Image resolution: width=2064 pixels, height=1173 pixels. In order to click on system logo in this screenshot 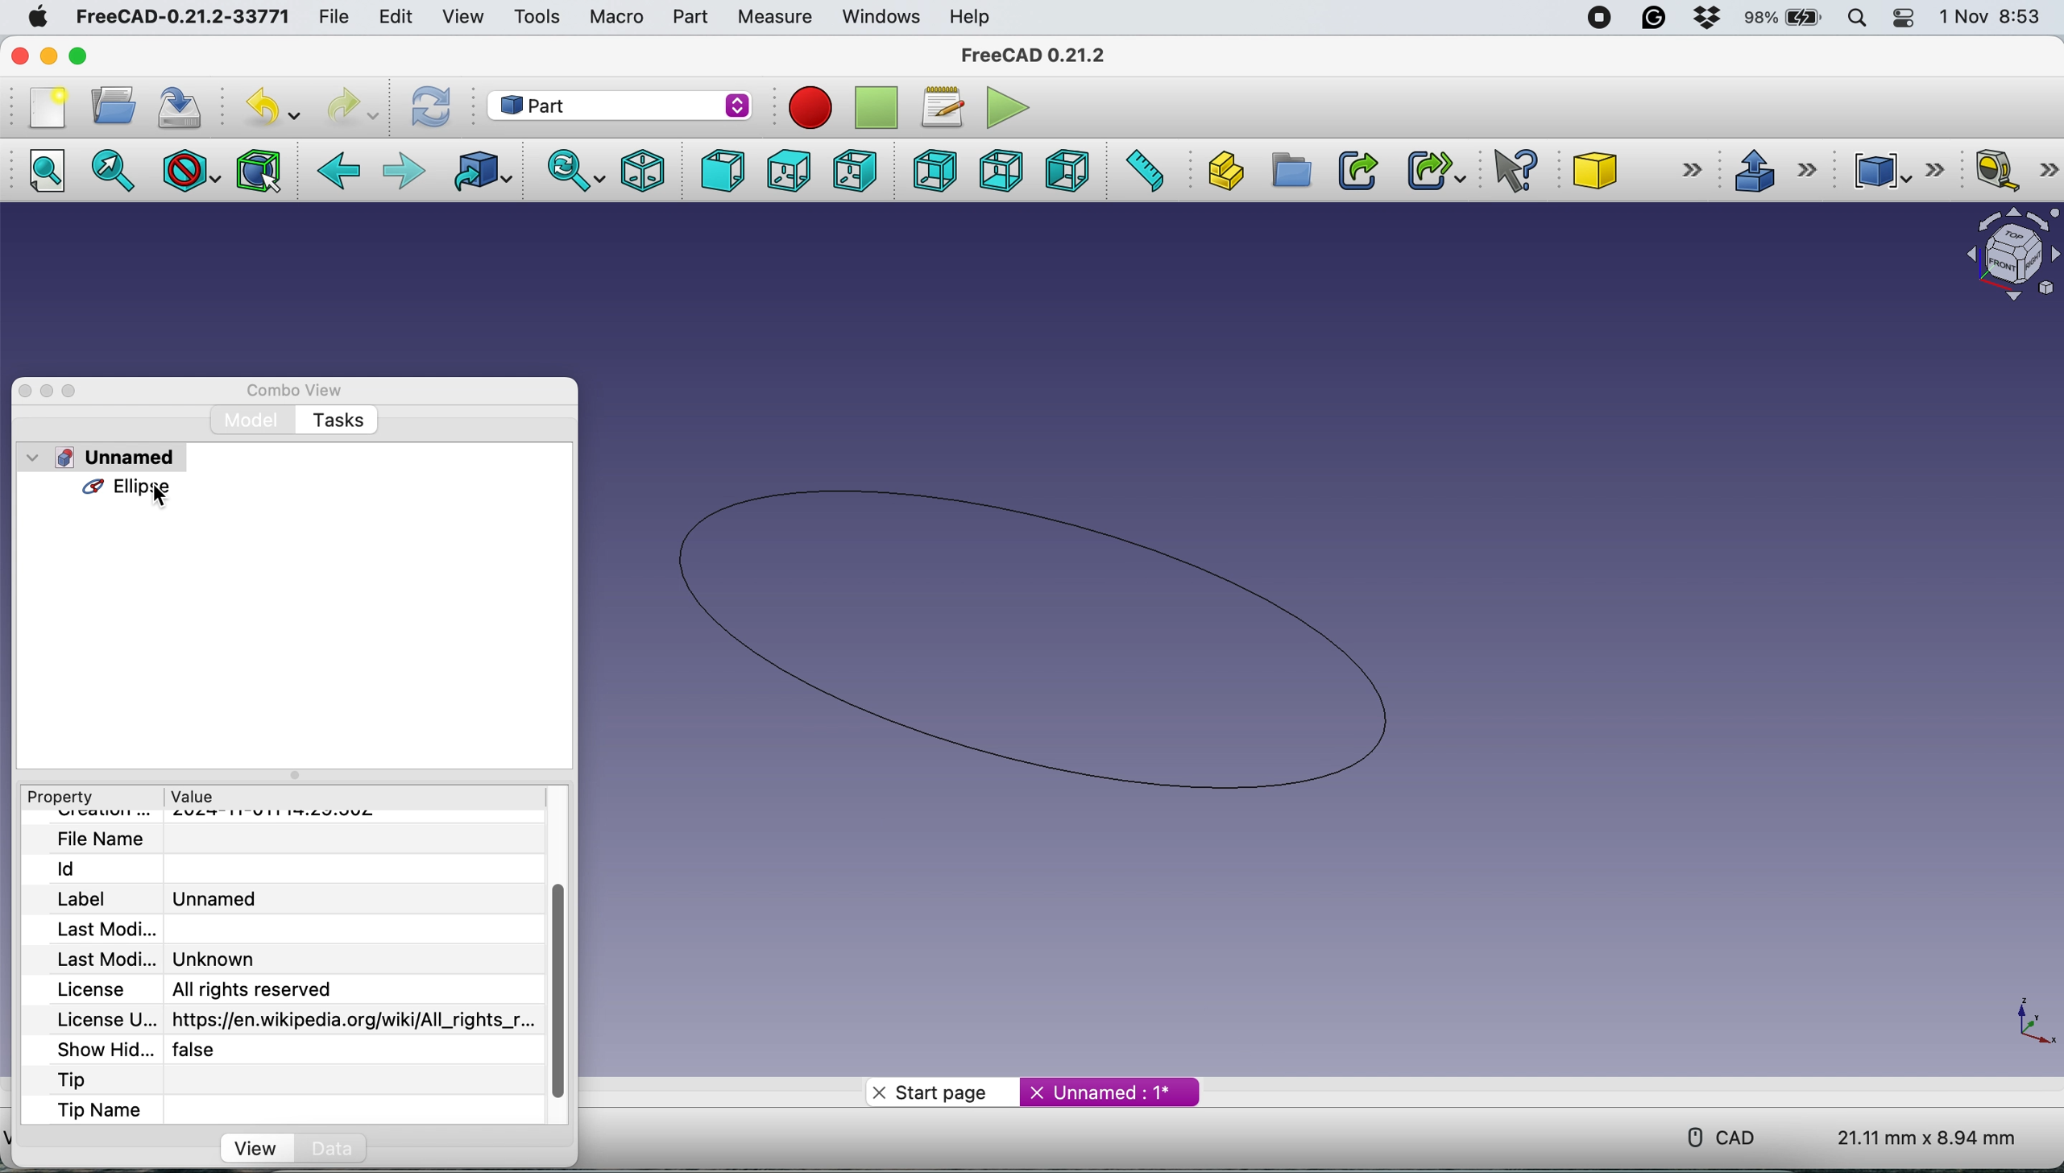, I will do `click(39, 18)`.